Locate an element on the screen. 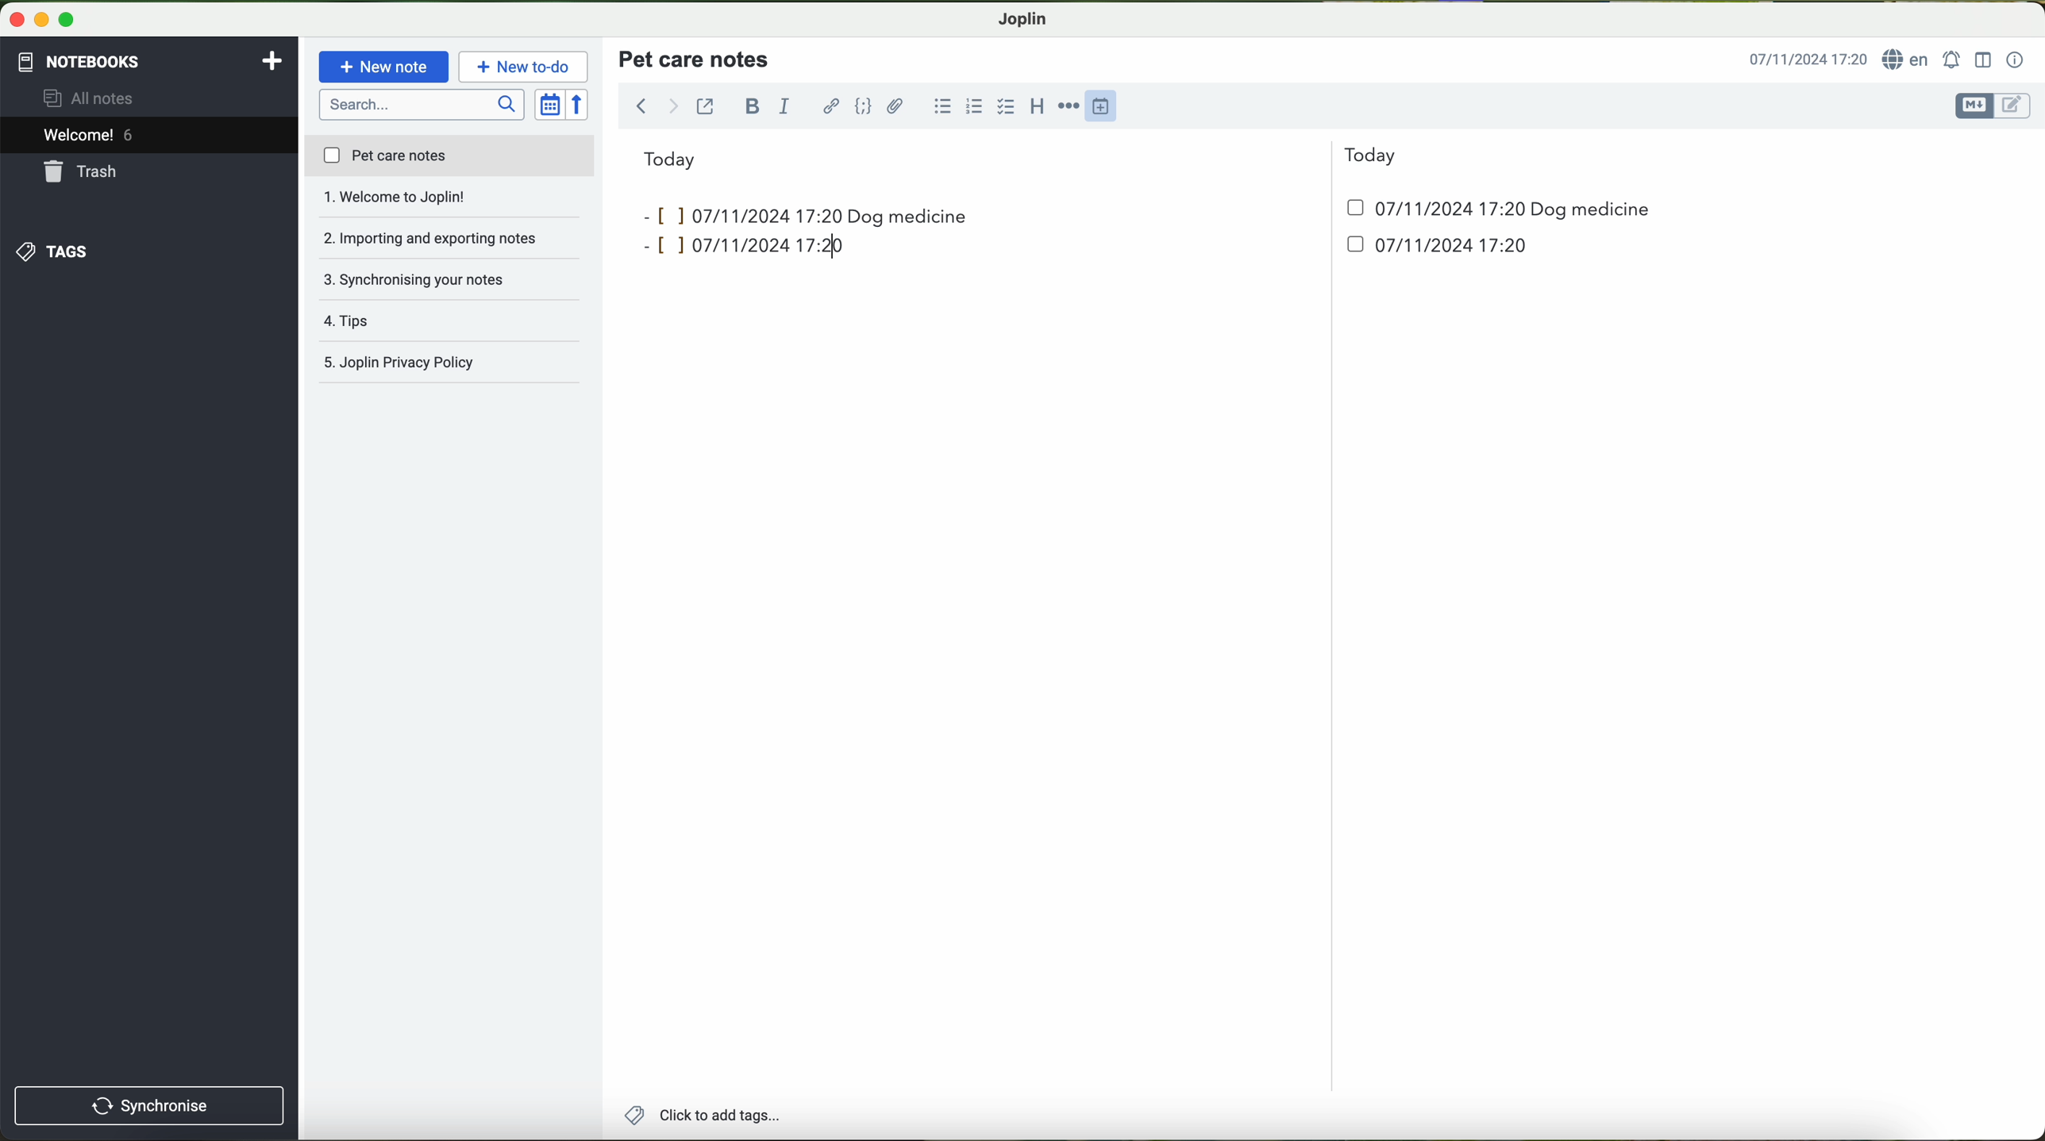  numbered list is located at coordinates (972, 106).